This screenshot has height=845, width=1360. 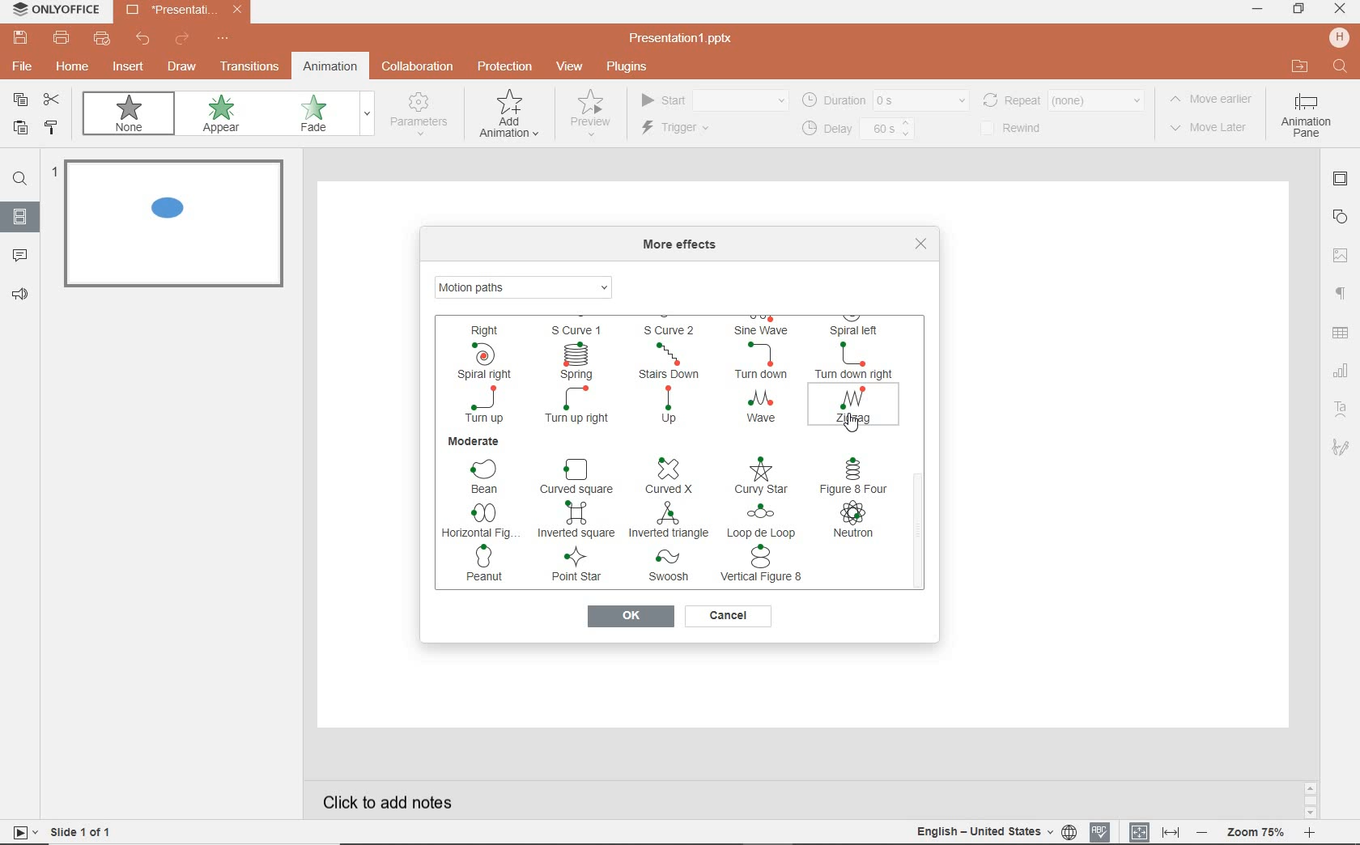 I want to click on move earlier, so click(x=1215, y=101).